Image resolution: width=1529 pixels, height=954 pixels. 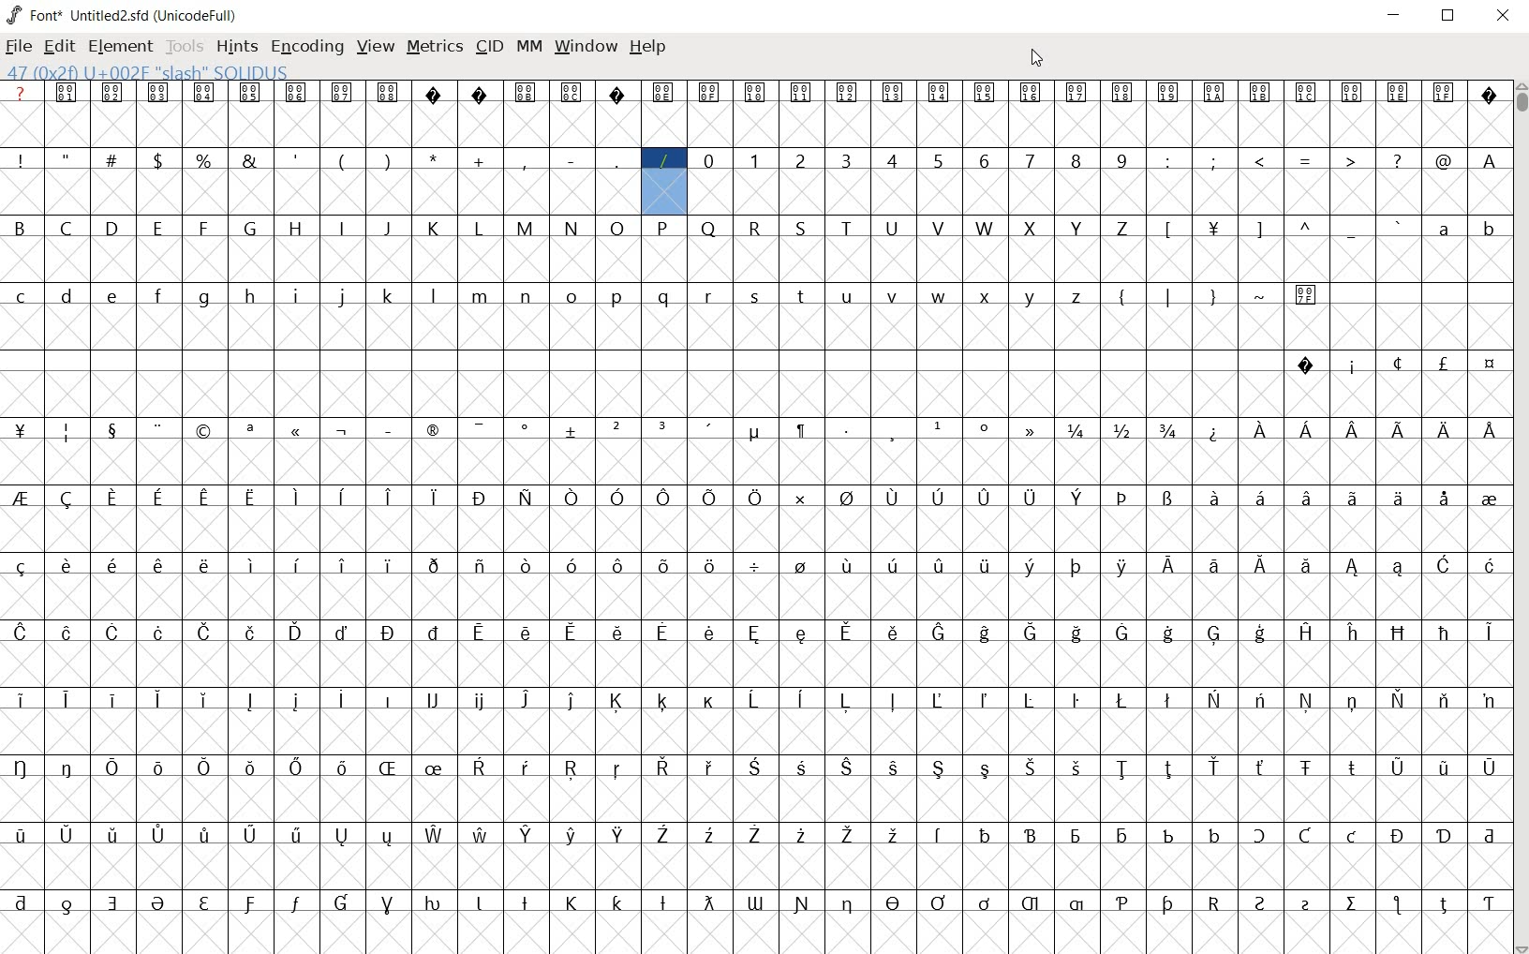 What do you see at coordinates (1168, 499) in the screenshot?
I see `glyph` at bounding box center [1168, 499].